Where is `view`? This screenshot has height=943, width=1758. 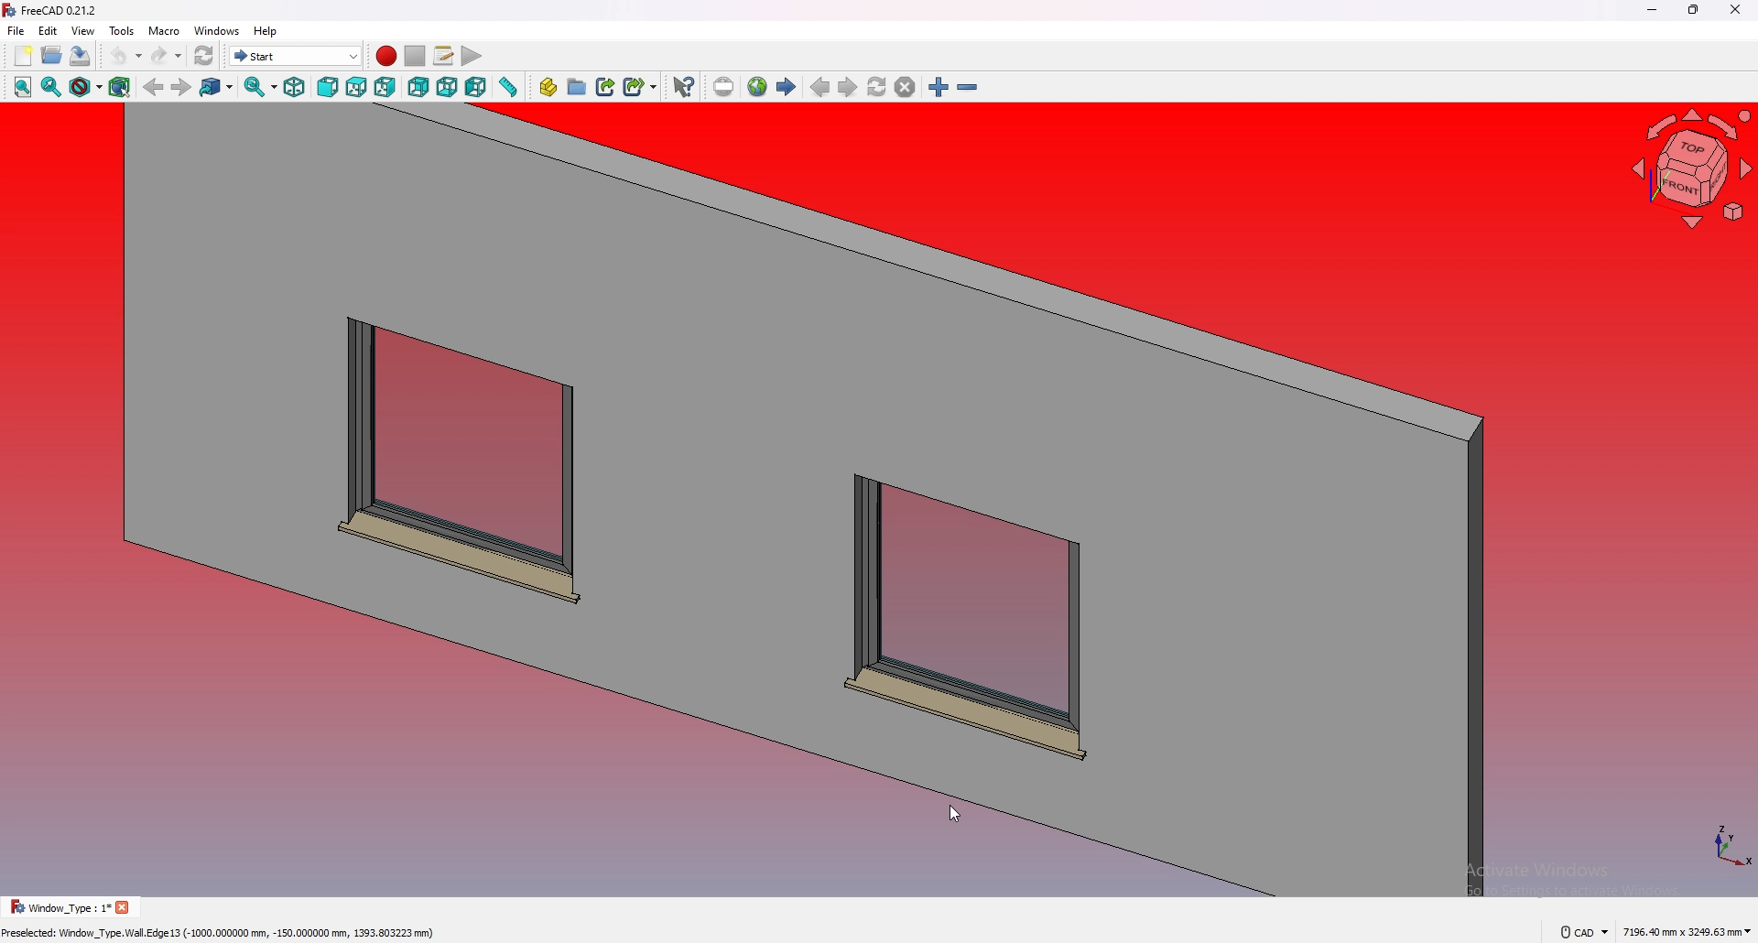 view is located at coordinates (1693, 172).